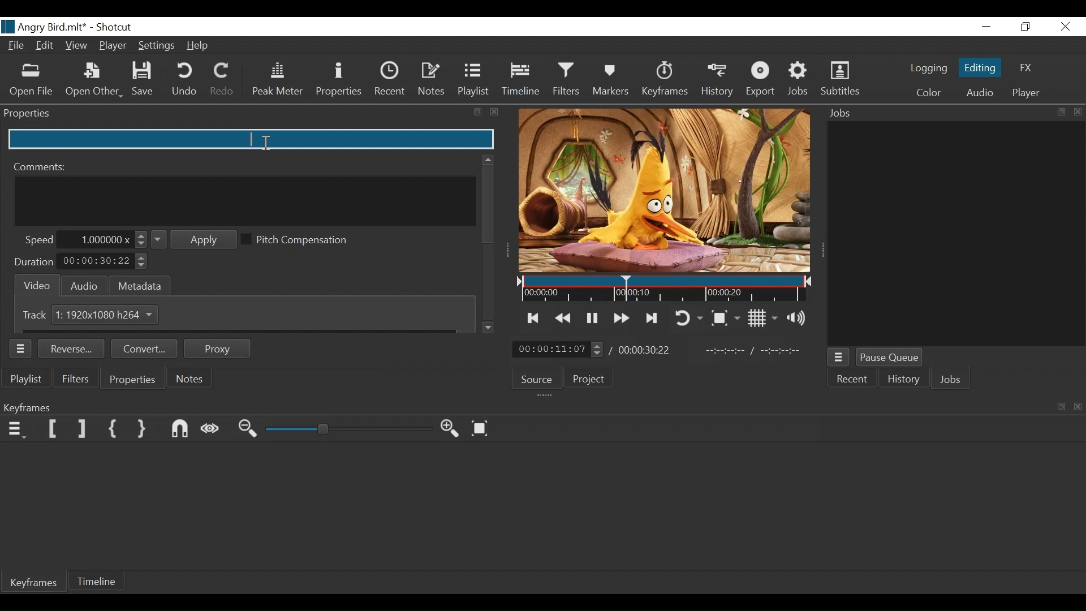  Describe the element at coordinates (759, 81) in the screenshot. I see `Export` at that location.